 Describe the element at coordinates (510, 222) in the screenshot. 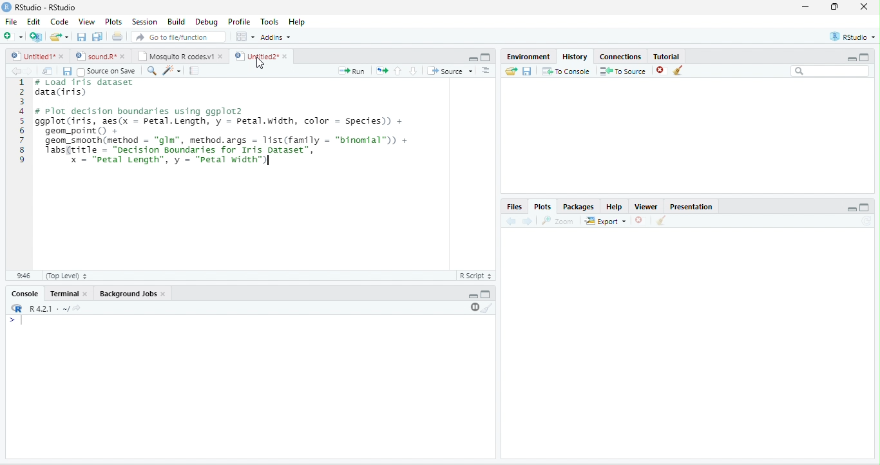

I see `back` at that location.